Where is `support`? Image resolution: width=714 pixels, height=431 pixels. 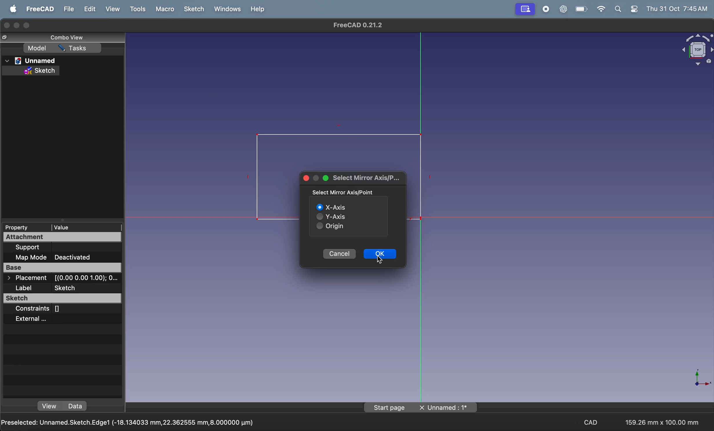
support is located at coordinates (64, 248).